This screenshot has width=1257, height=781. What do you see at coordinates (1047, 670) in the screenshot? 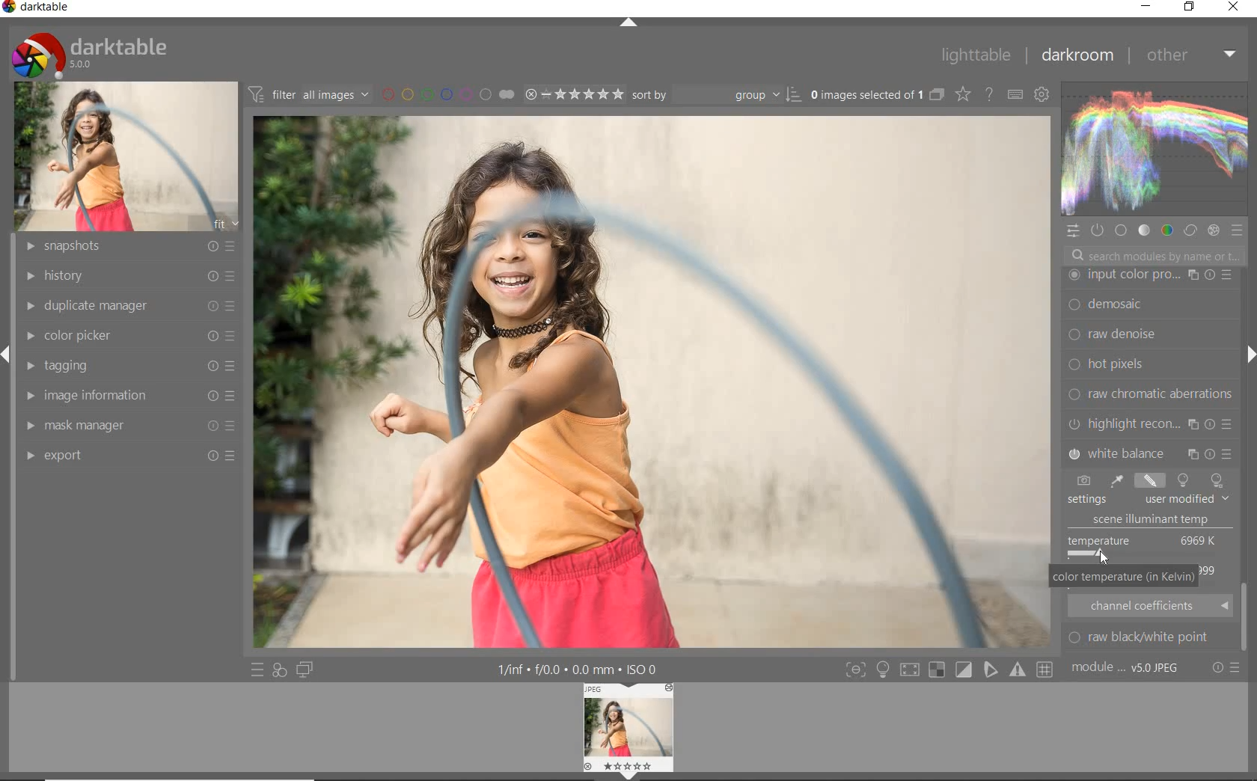
I see `toggle mode ` at bounding box center [1047, 670].